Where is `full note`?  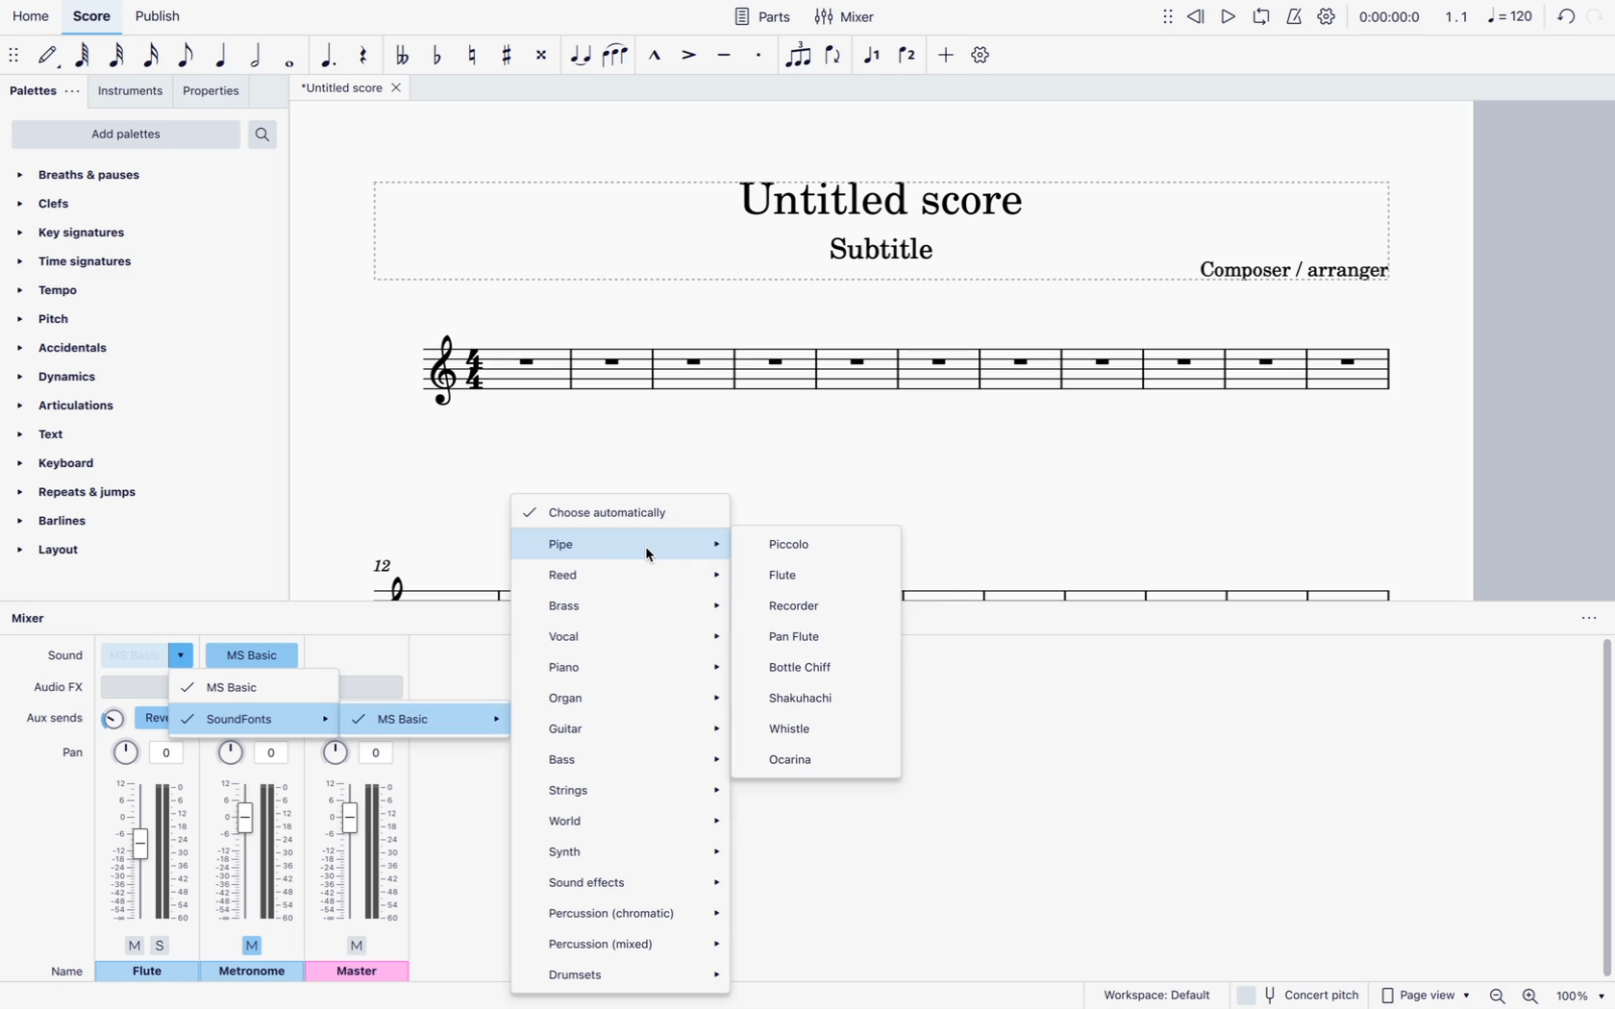
full note is located at coordinates (290, 56).